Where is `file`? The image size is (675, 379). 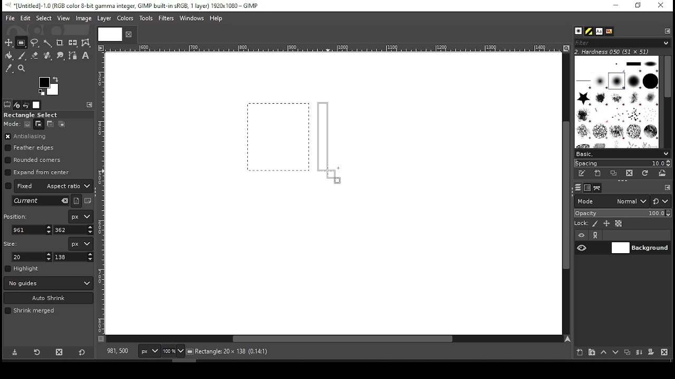
file is located at coordinates (10, 18).